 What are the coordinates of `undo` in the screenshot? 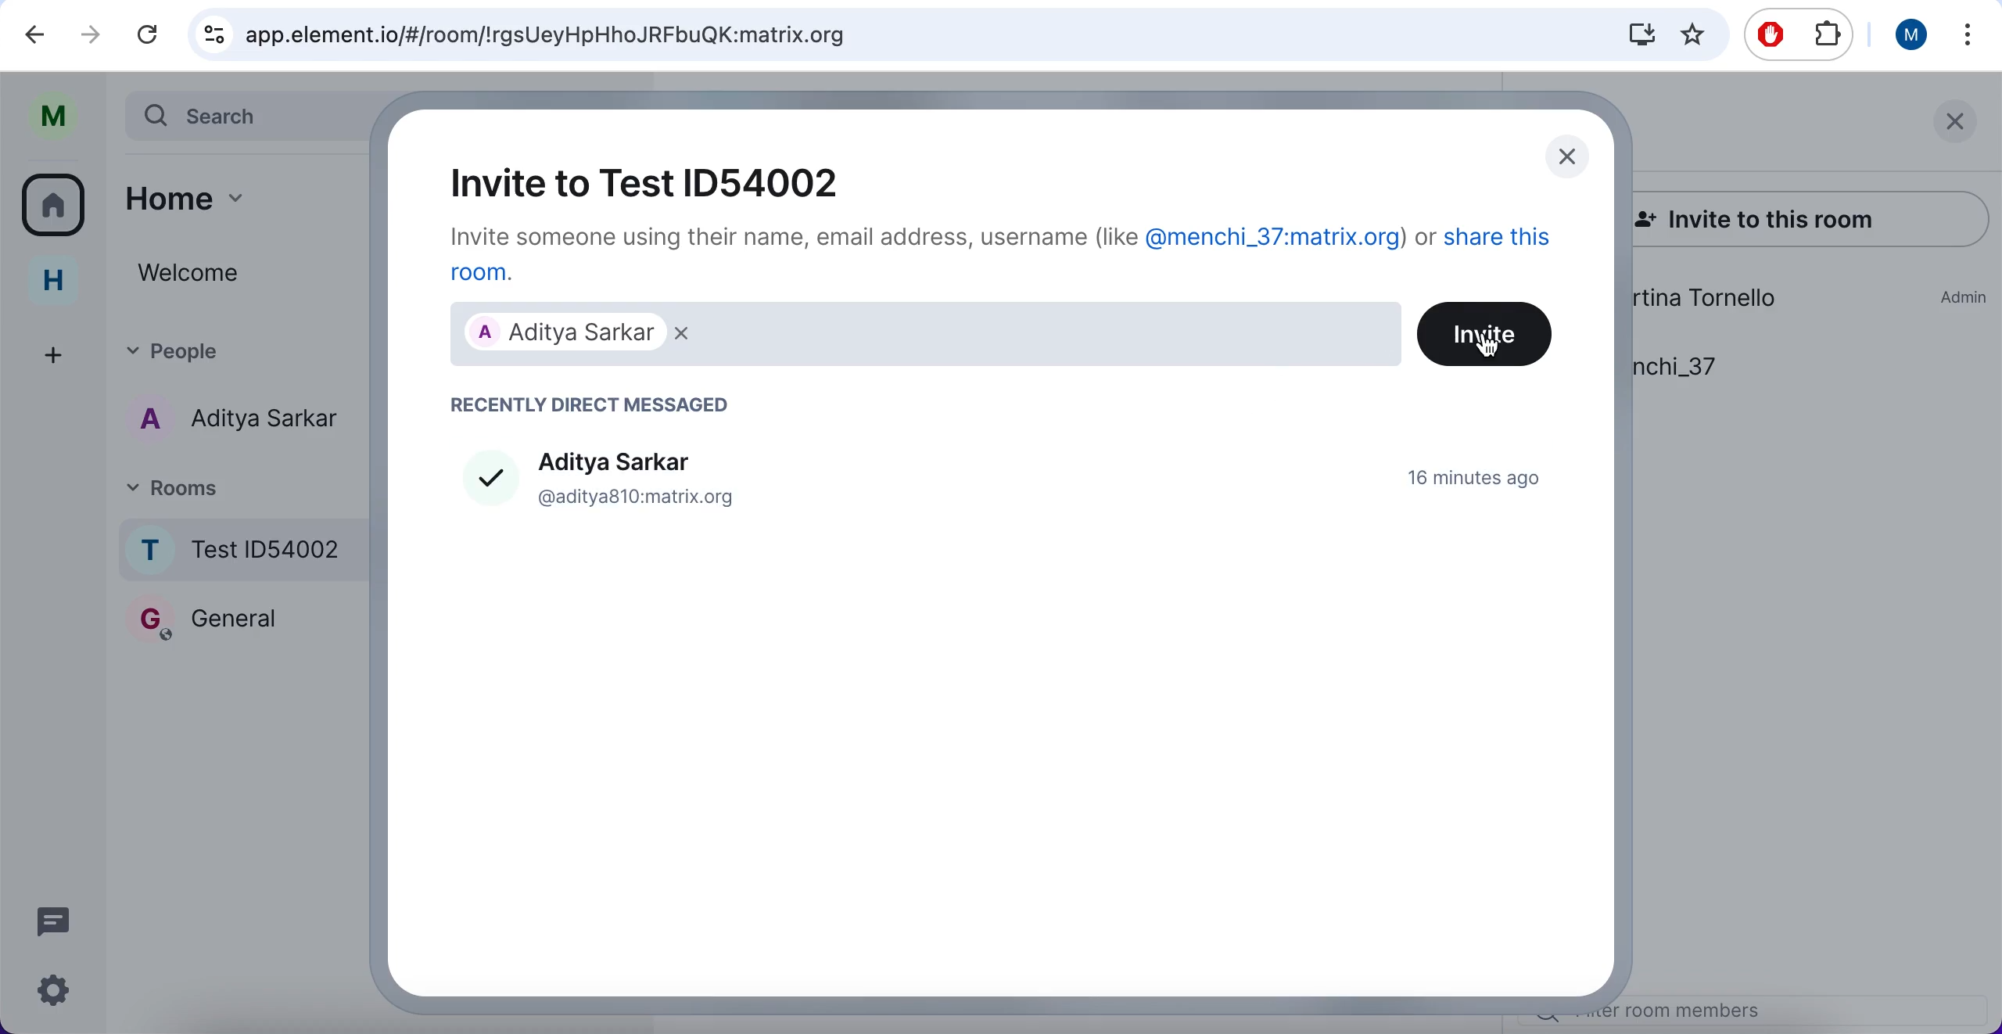 It's located at (41, 37).